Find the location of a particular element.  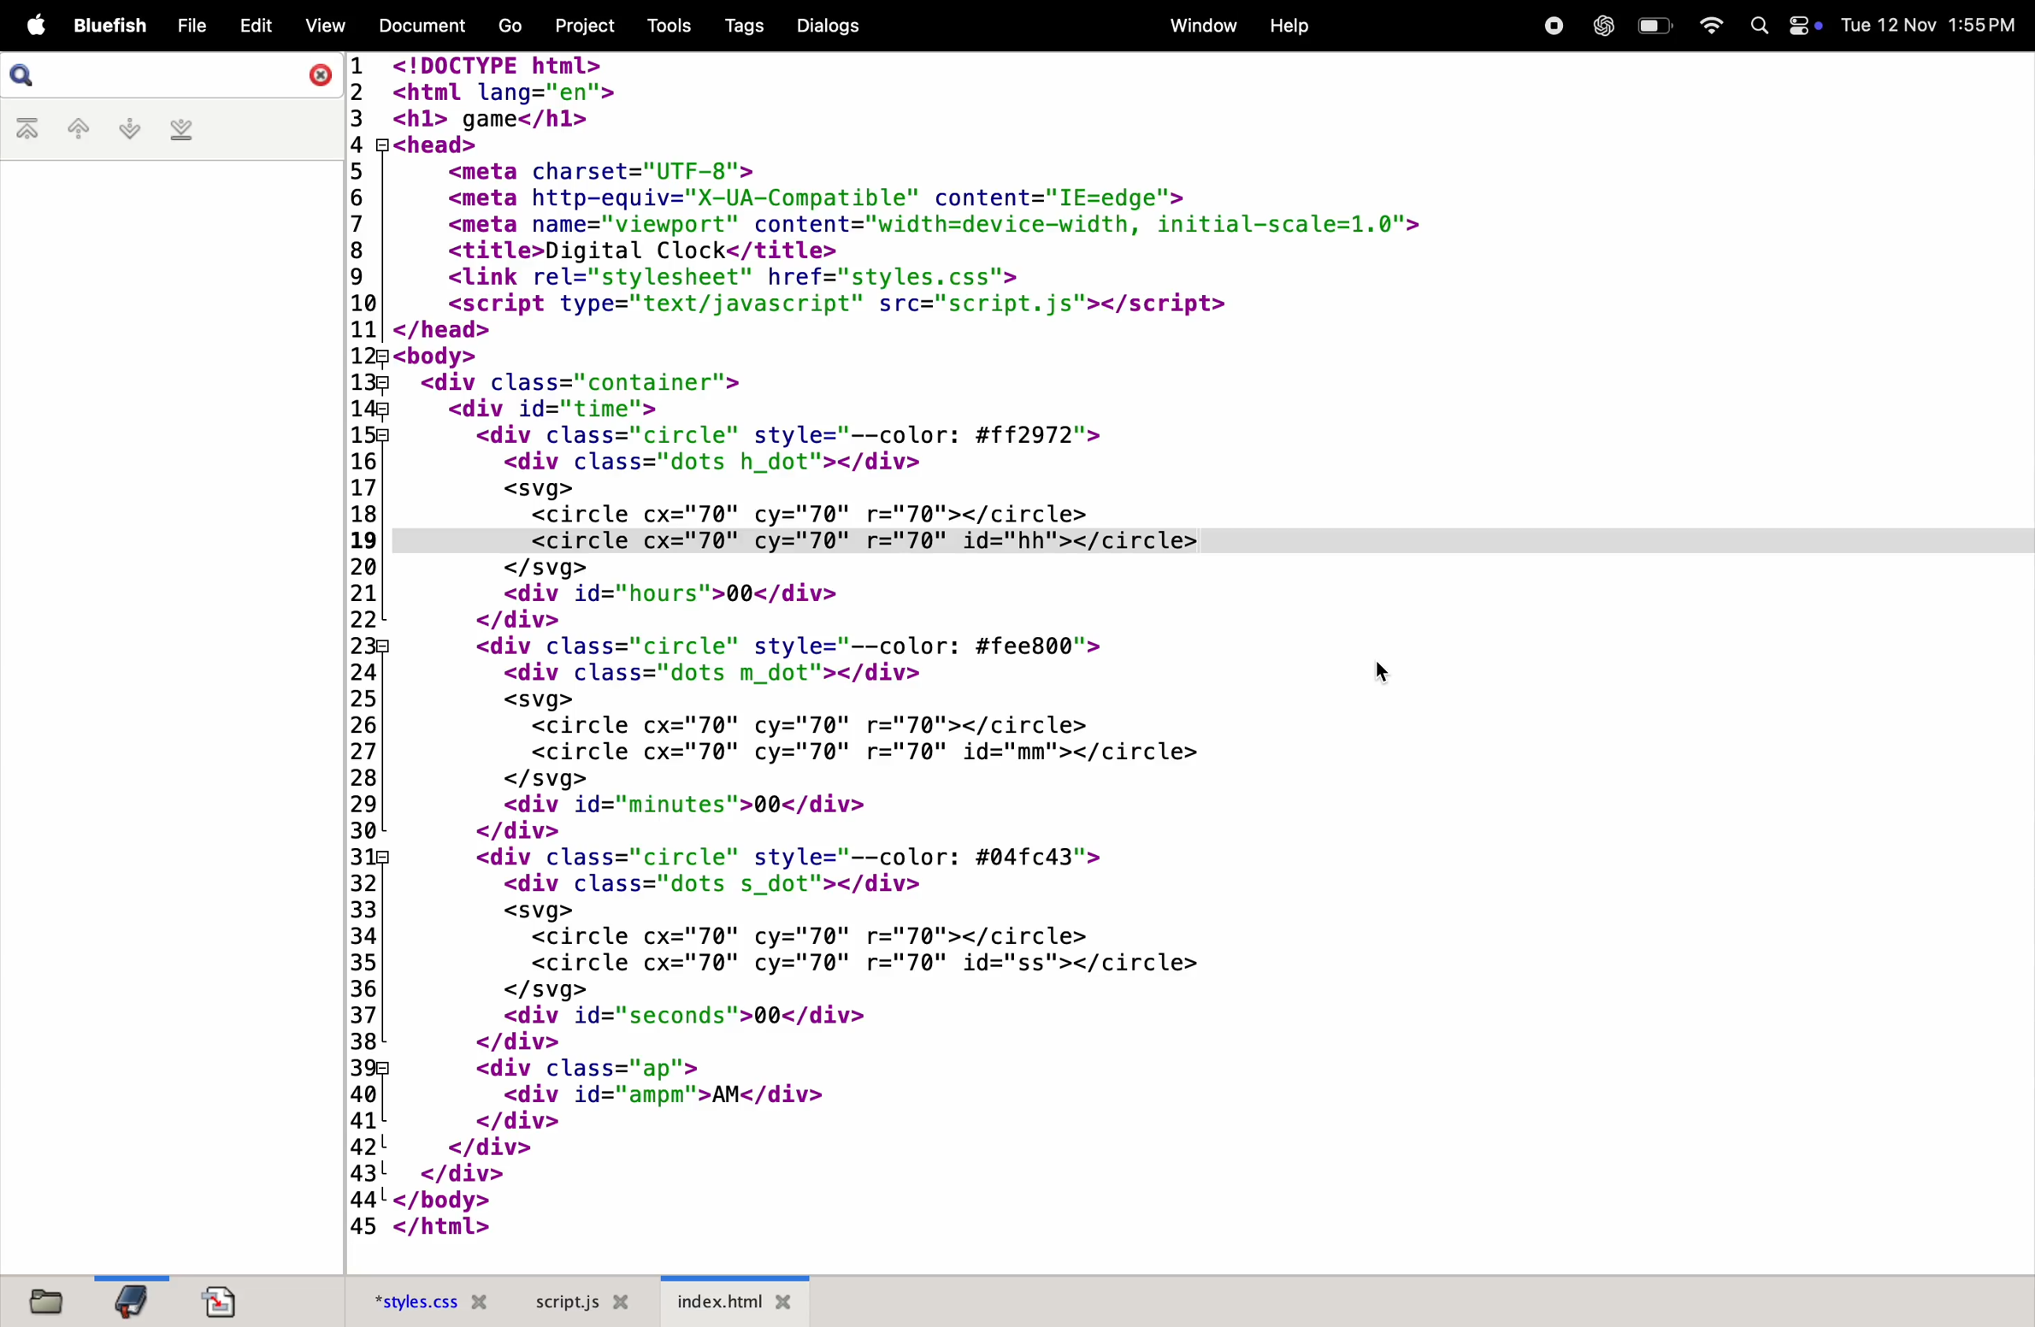

go is located at coordinates (507, 26).